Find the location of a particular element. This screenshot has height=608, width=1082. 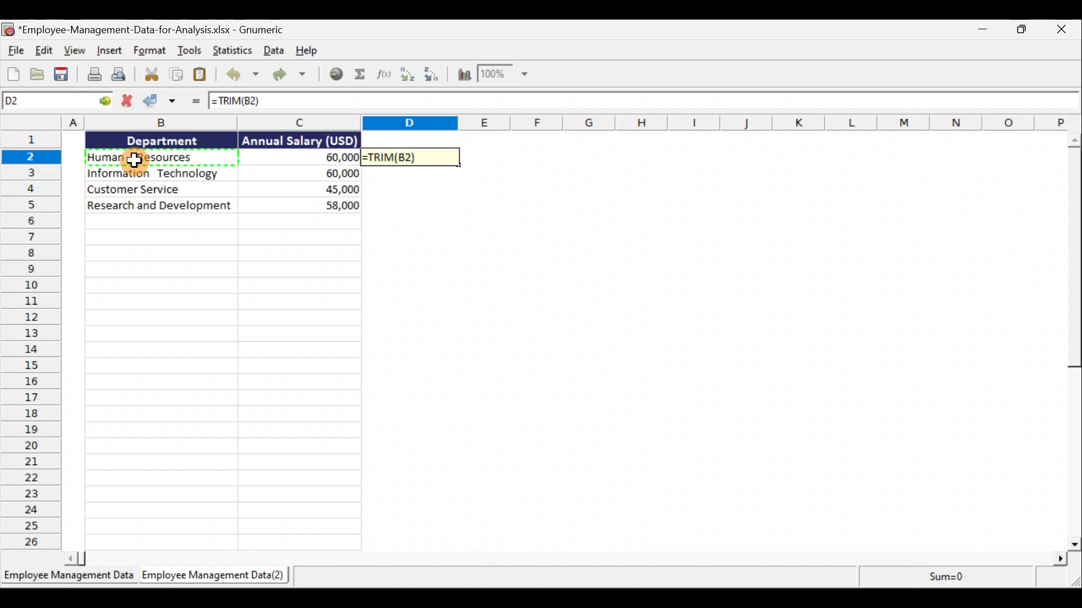

Tooltip is located at coordinates (255, 141).